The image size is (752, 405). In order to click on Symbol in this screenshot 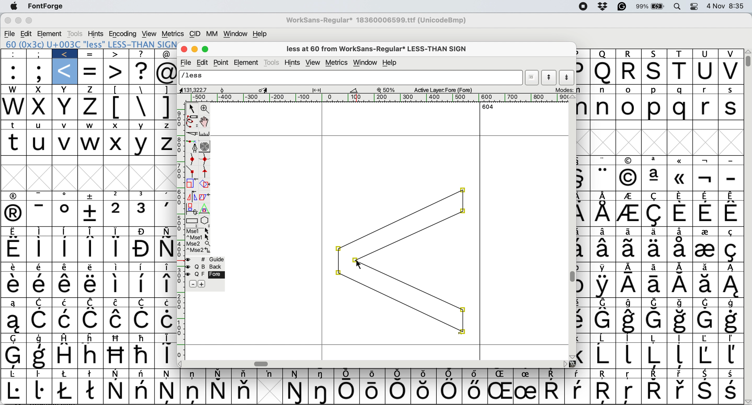, I will do `click(603, 213)`.